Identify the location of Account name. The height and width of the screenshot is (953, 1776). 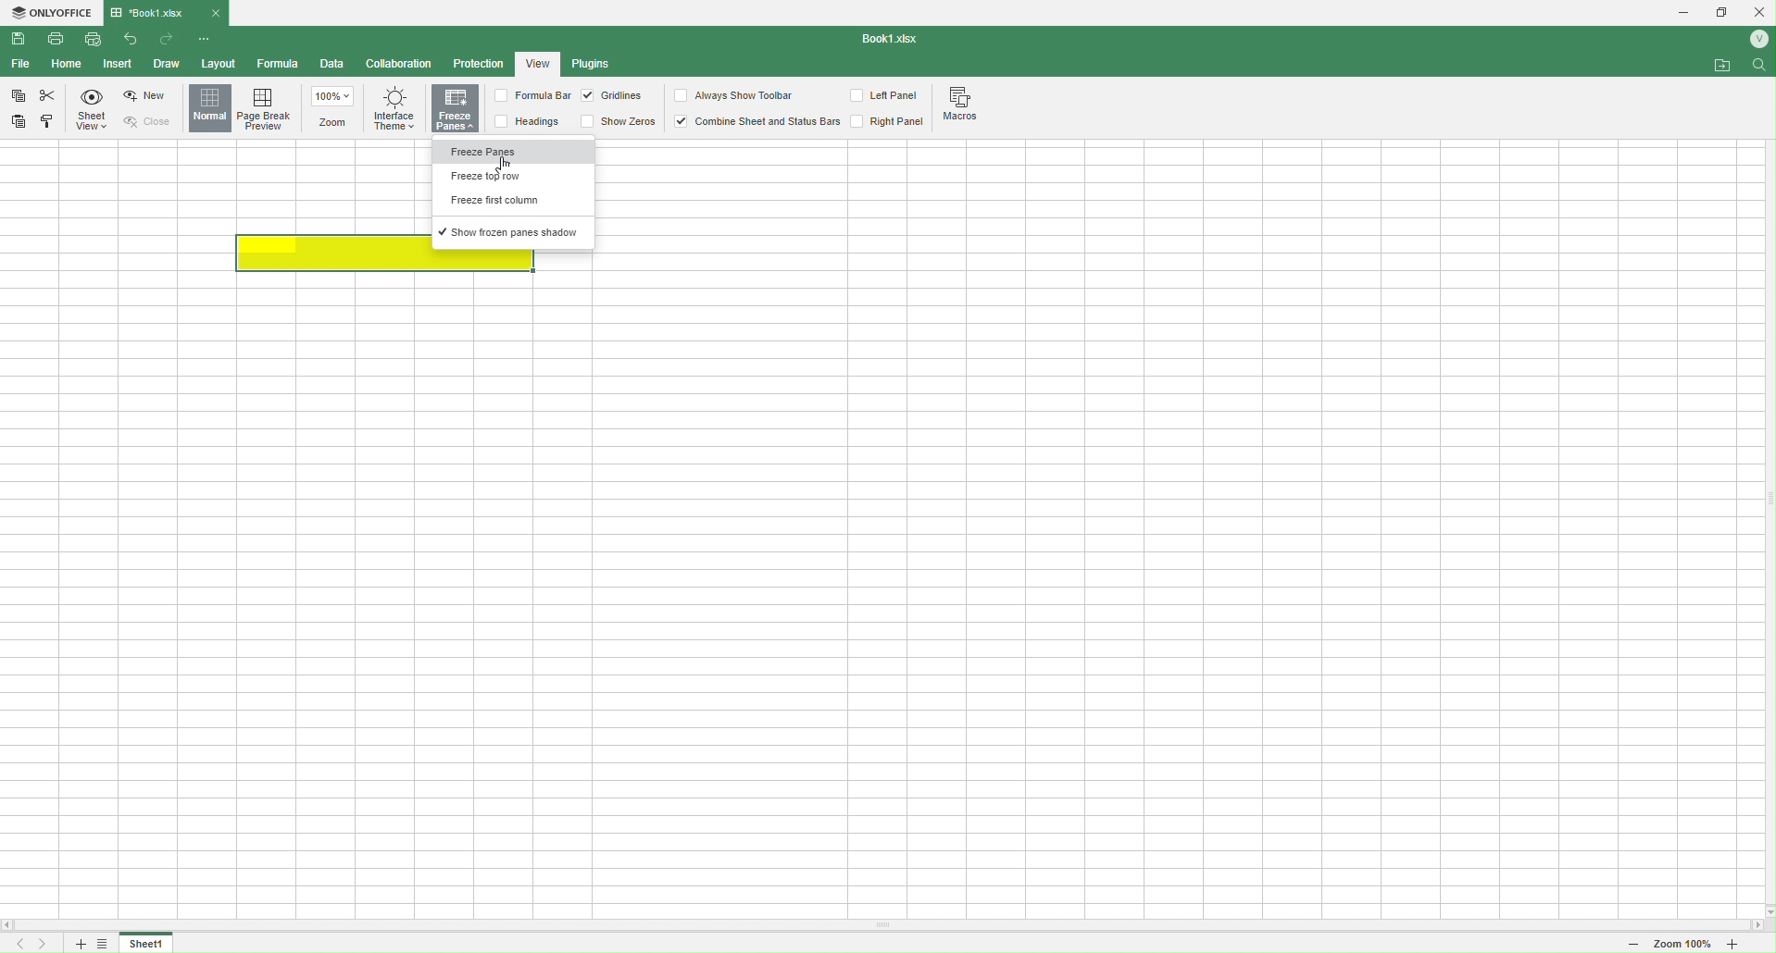
(1755, 39).